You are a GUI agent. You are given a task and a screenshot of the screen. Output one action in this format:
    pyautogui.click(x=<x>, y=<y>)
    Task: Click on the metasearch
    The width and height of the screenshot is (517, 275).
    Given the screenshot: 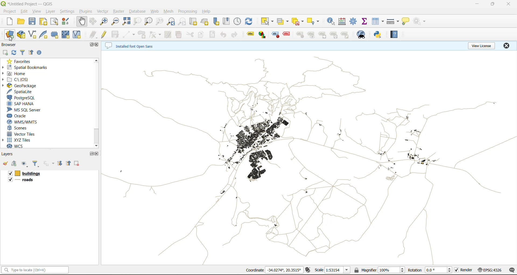 What is the action you would take?
    pyautogui.click(x=362, y=35)
    